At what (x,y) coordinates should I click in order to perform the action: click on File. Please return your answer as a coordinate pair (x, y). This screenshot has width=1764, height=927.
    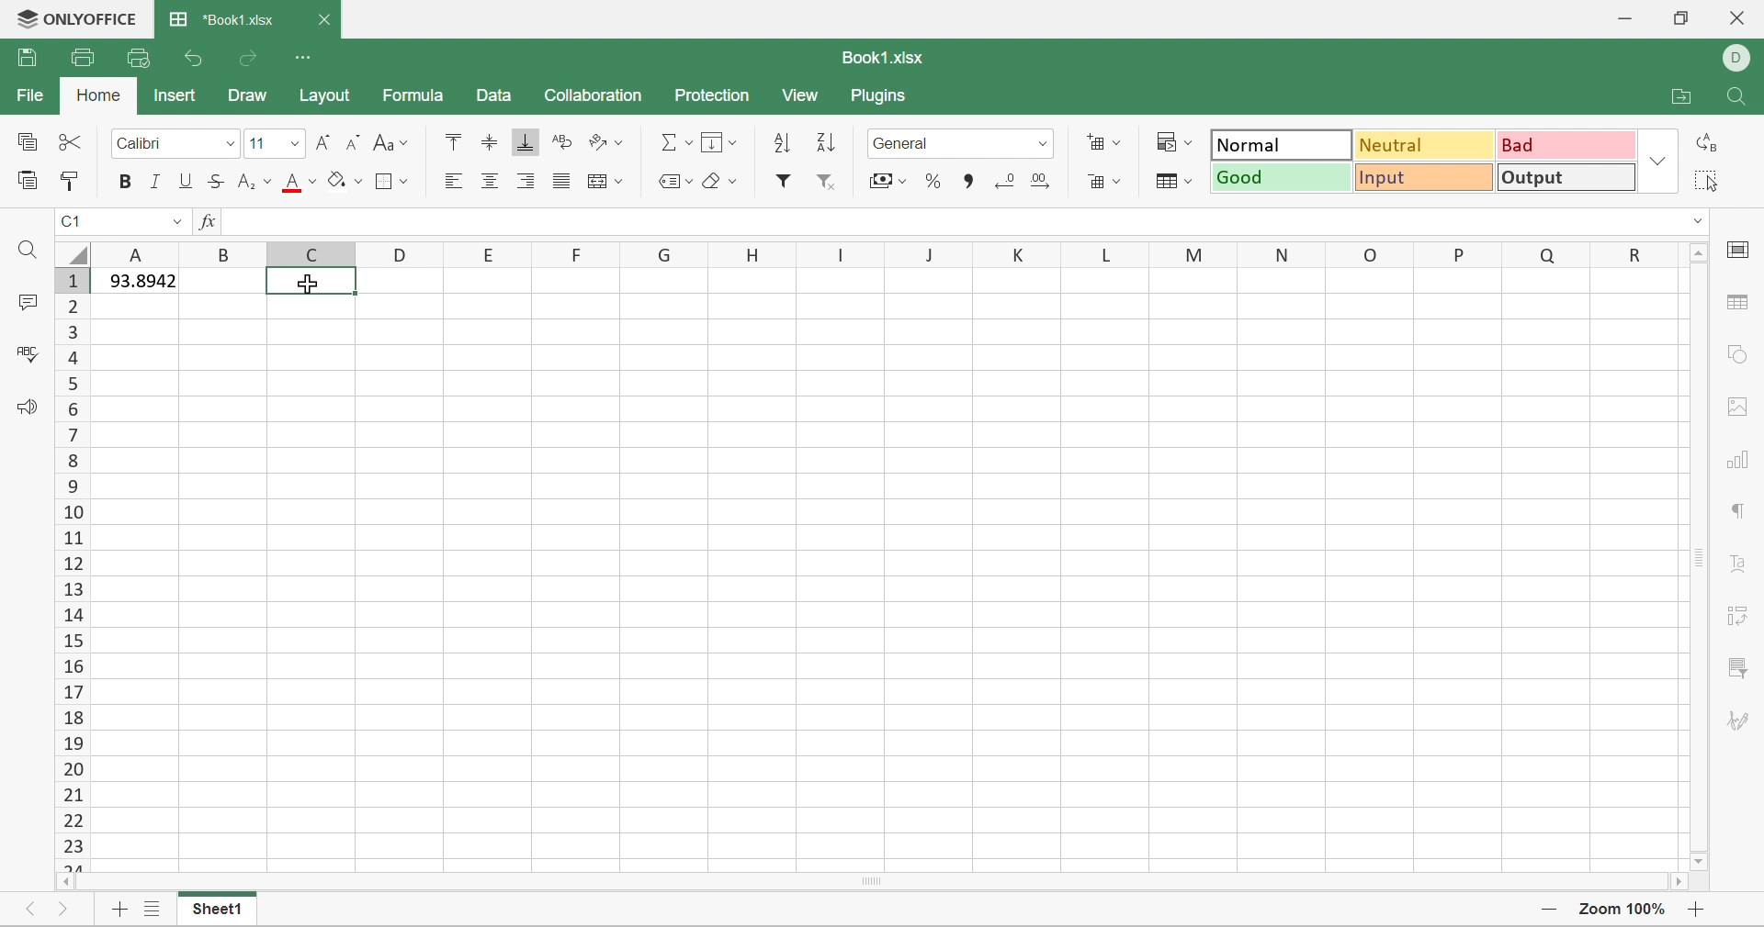
    Looking at the image, I should click on (28, 94).